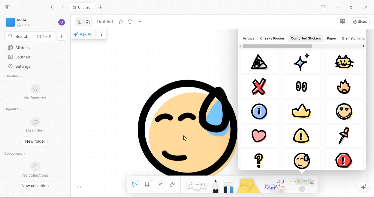  What do you see at coordinates (343, 136) in the screenshot?
I see `pin` at bounding box center [343, 136].